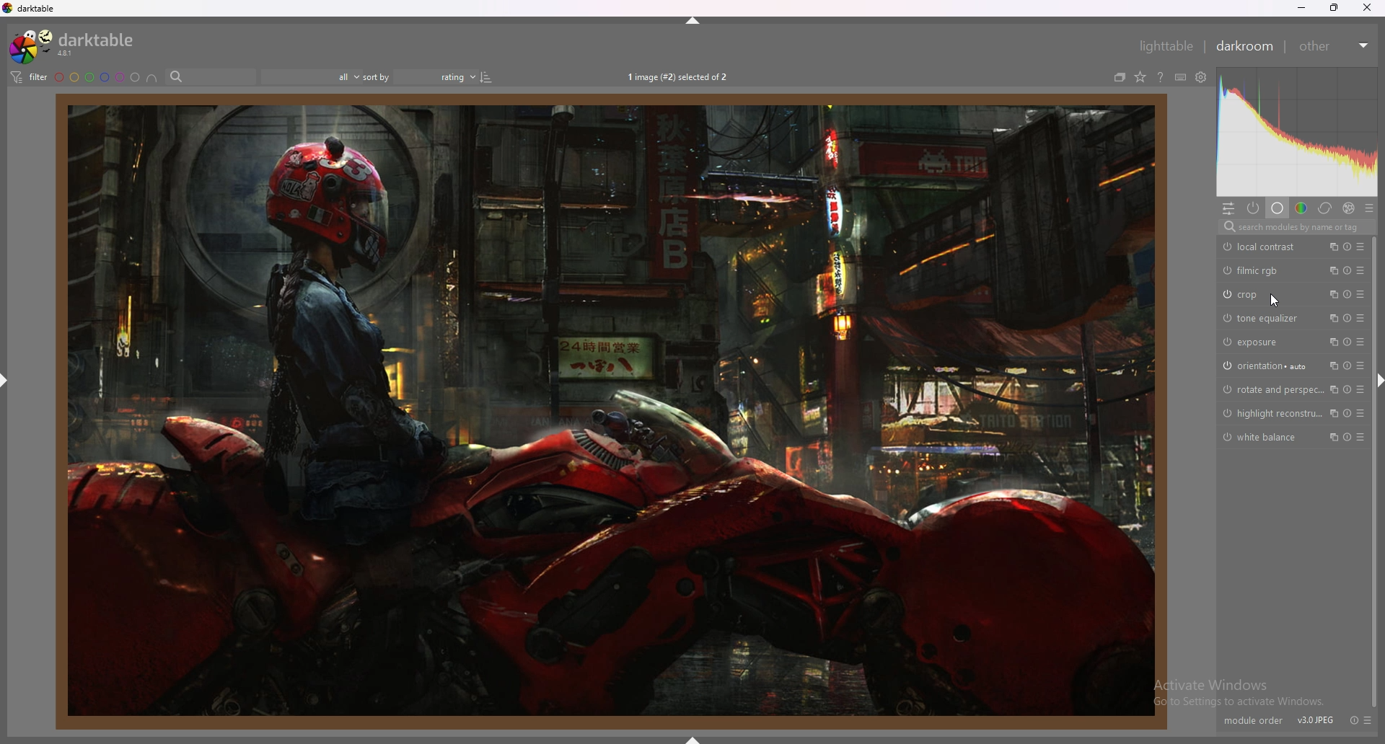 This screenshot has width=1385, height=744. I want to click on color label, so click(97, 76).